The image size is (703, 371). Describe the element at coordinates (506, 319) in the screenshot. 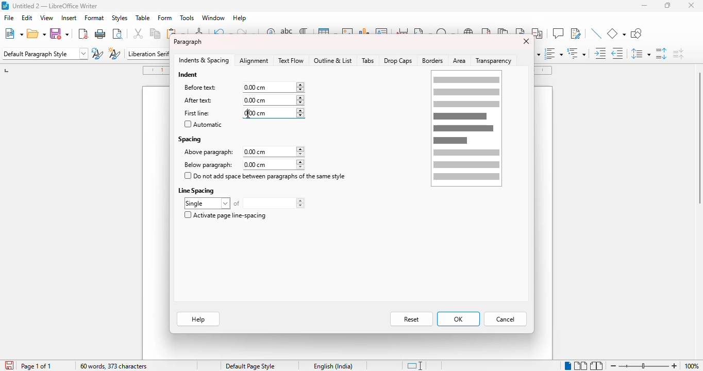

I see `cancel` at that location.